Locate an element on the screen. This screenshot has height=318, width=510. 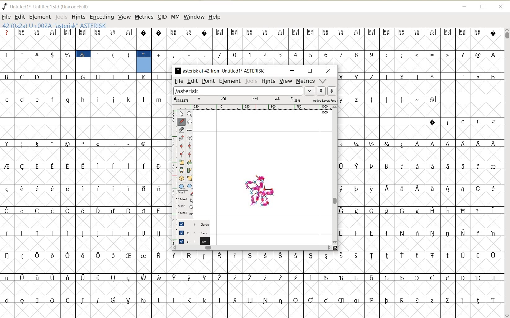
FONT NAME is located at coordinates (48, 7).